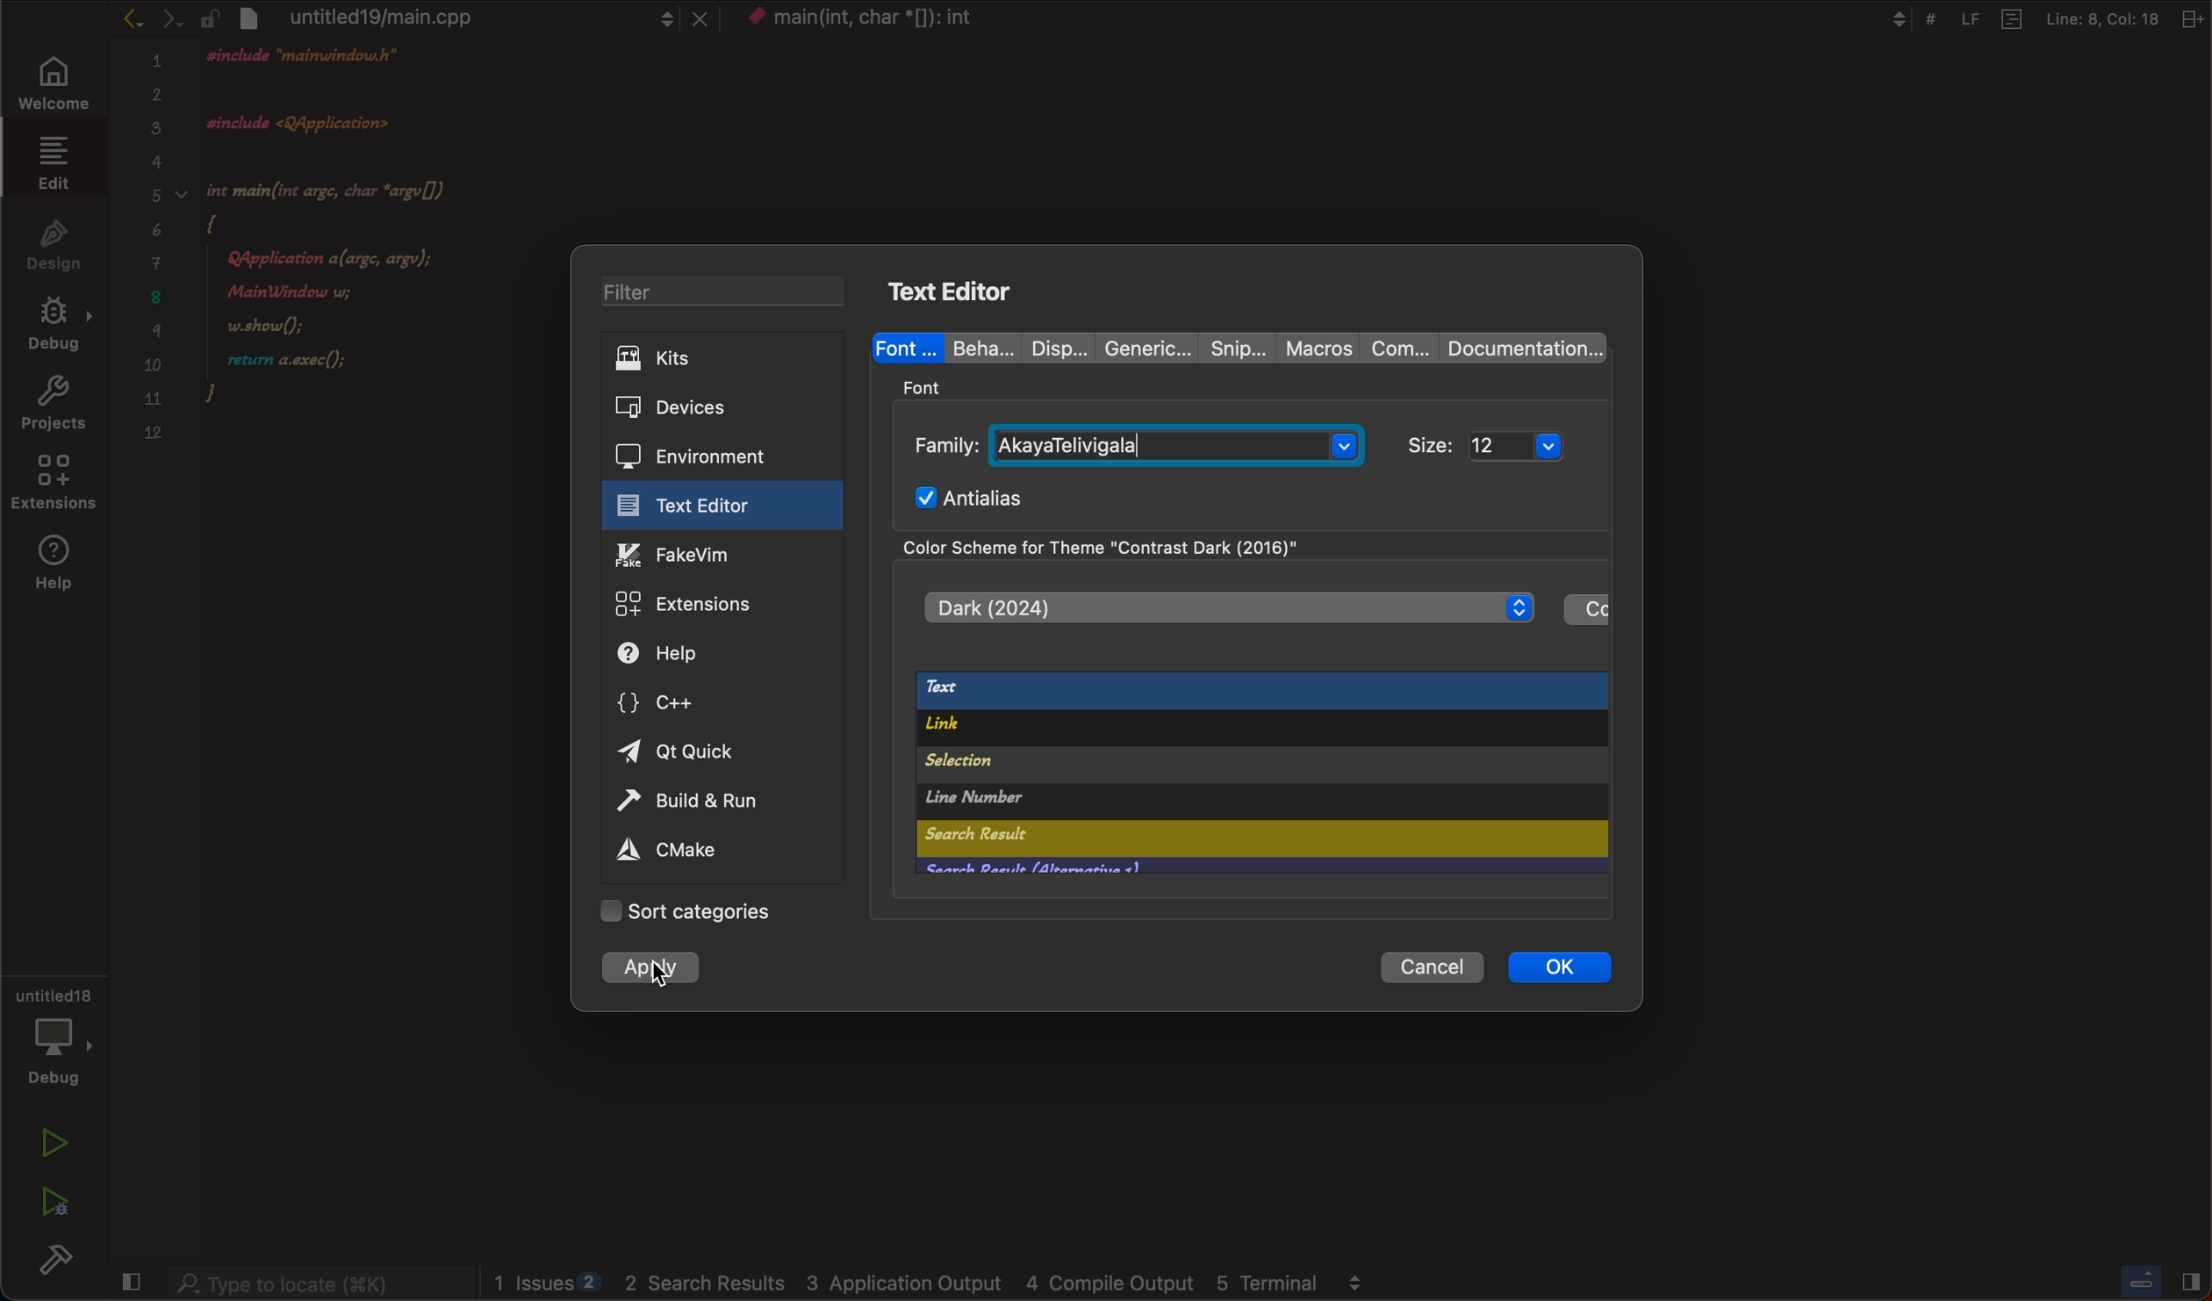 The width and height of the screenshot is (2212, 1301). What do you see at coordinates (907, 345) in the screenshot?
I see `font` at bounding box center [907, 345].